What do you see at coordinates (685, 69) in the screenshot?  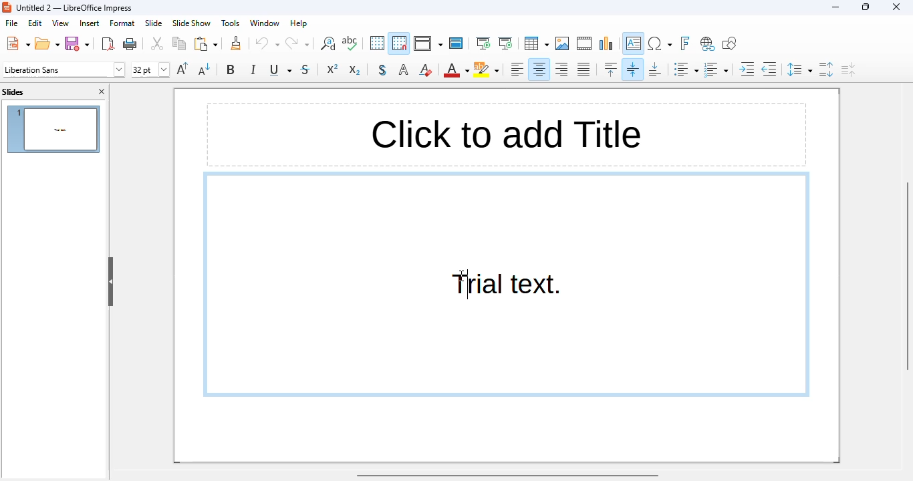 I see `toggle unordered list` at bounding box center [685, 69].